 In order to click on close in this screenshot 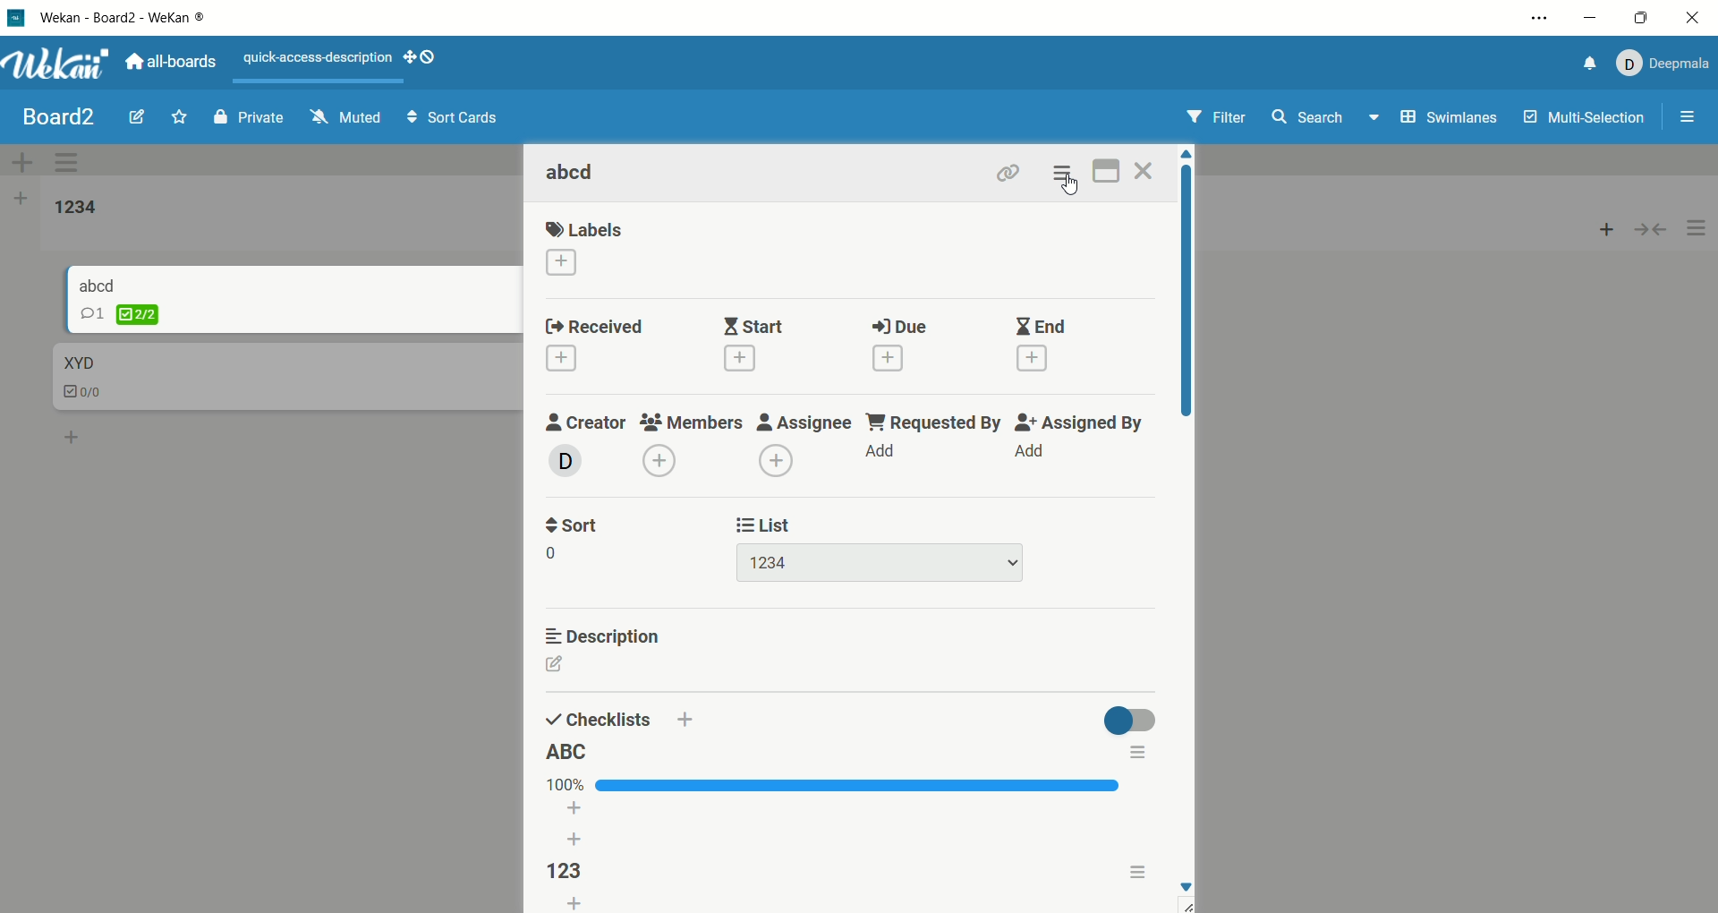, I will do `click(1691, 17)`.